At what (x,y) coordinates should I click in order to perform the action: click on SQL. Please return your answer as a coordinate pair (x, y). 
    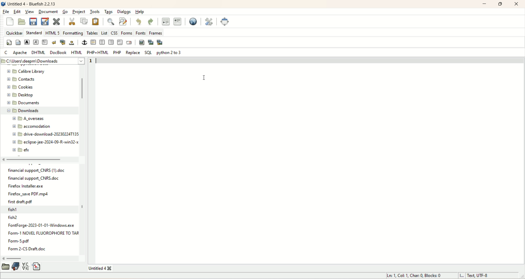
    Looking at the image, I should click on (148, 53).